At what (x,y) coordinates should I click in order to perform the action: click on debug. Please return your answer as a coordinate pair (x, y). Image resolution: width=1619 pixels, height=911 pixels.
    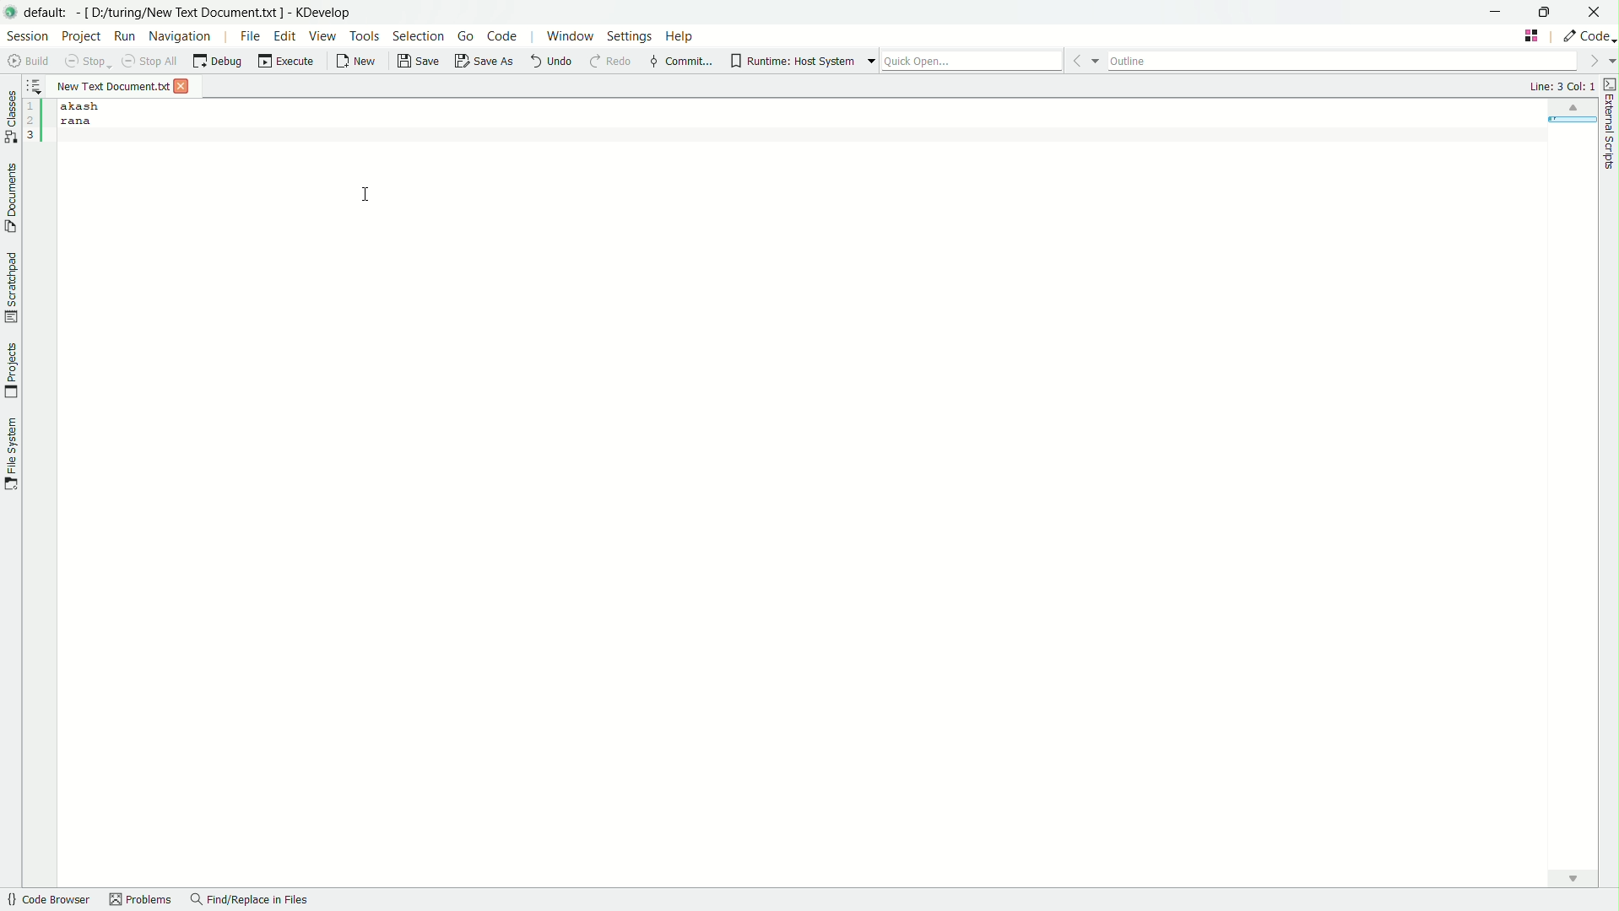
    Looking at the image, I should click on (217, 61).